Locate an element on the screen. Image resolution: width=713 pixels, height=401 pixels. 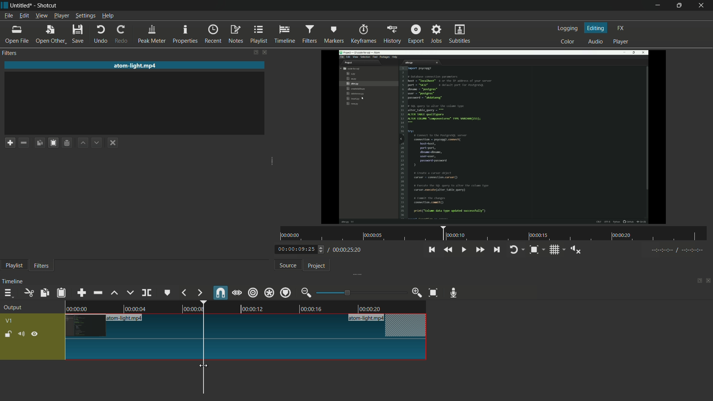
source is located at coordinates (288, 265).